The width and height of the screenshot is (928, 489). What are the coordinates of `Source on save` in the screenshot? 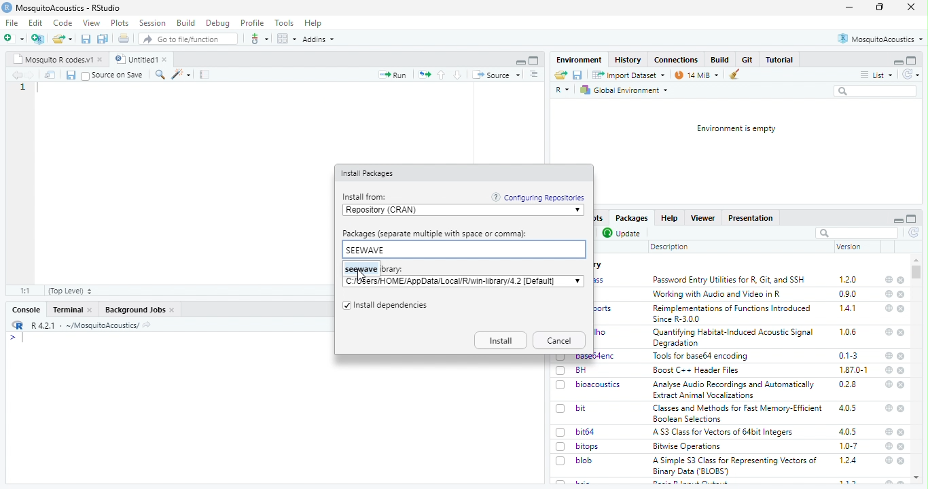 It's located at (119, 75).